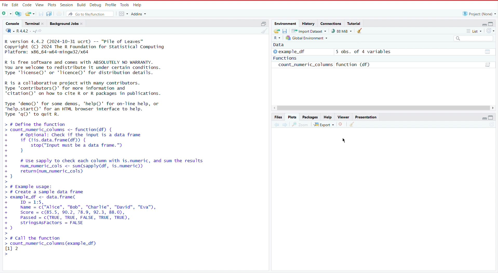  I want to click on File, so click(5, 5).